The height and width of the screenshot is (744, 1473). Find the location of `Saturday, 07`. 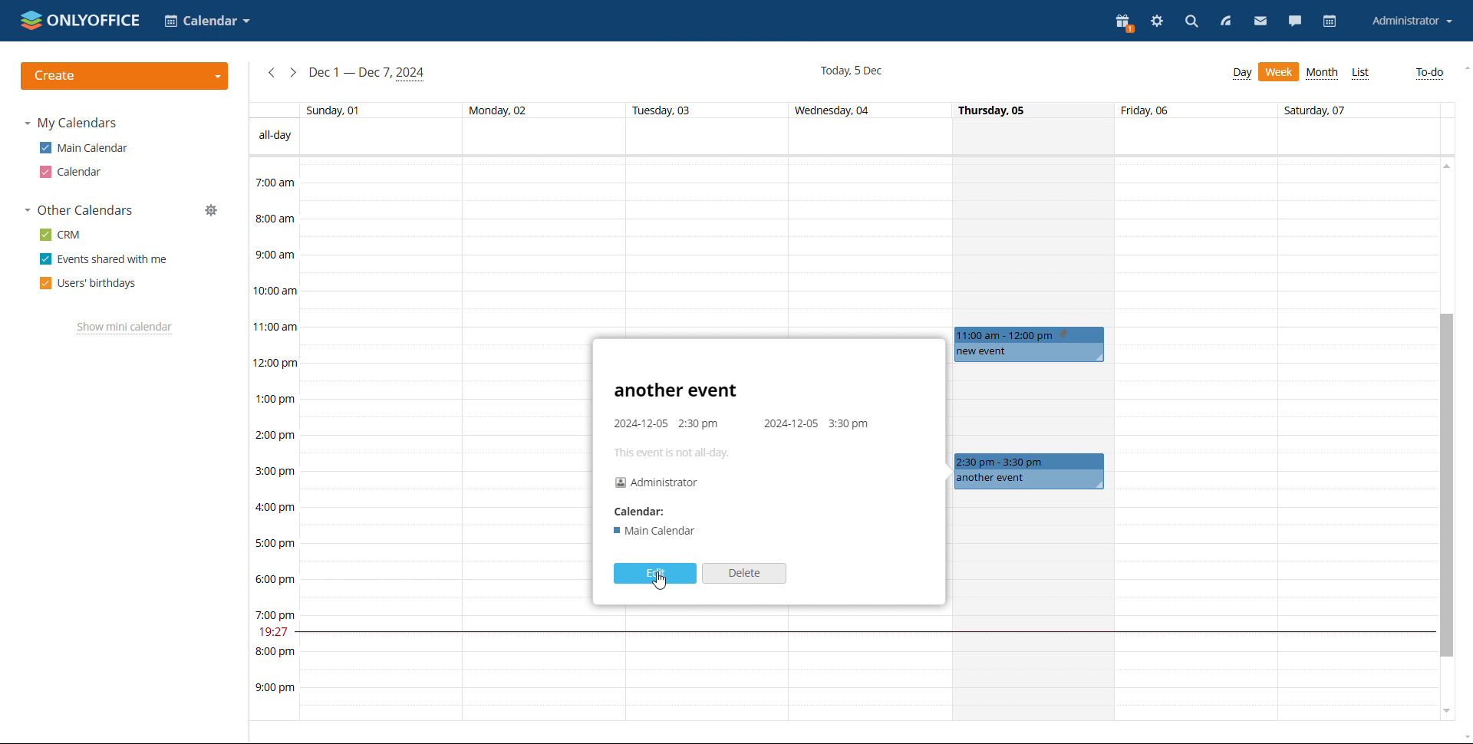

Saturday, 07 is located at coordinates (1314, 111).